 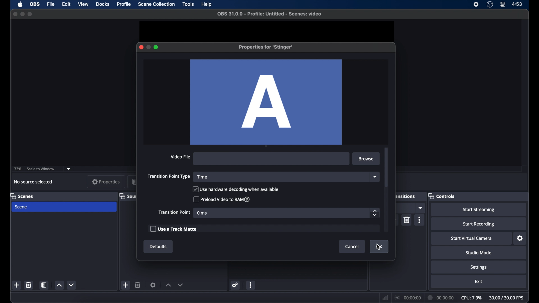 What do you see at coordinates (125, 285) in the screenshot?
I see `add` at bounding box center [125, 285].